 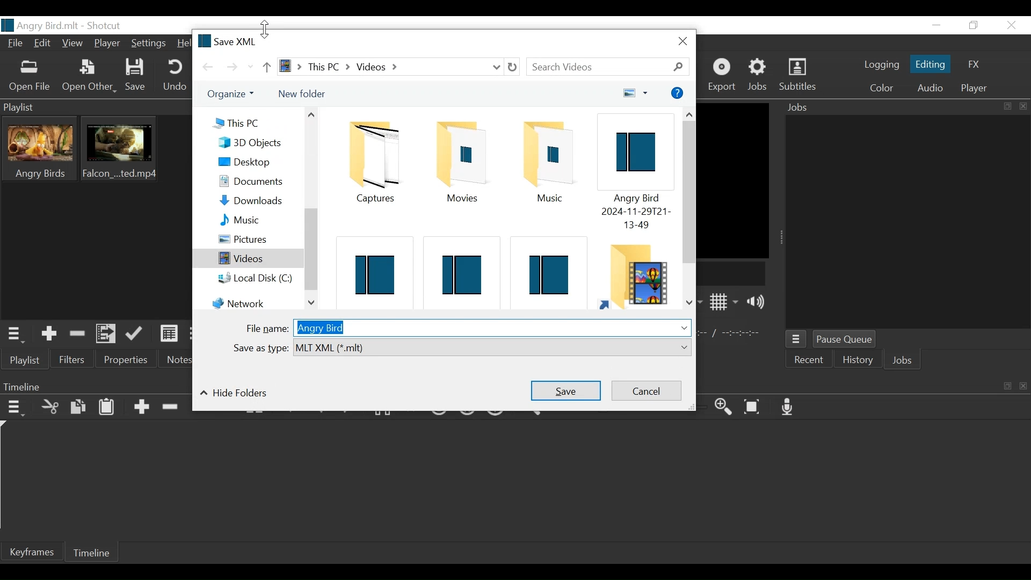 What do you see at coordinates (249, 122) in the screenshot?
I see `This PC` at bounding box center [249, 122].